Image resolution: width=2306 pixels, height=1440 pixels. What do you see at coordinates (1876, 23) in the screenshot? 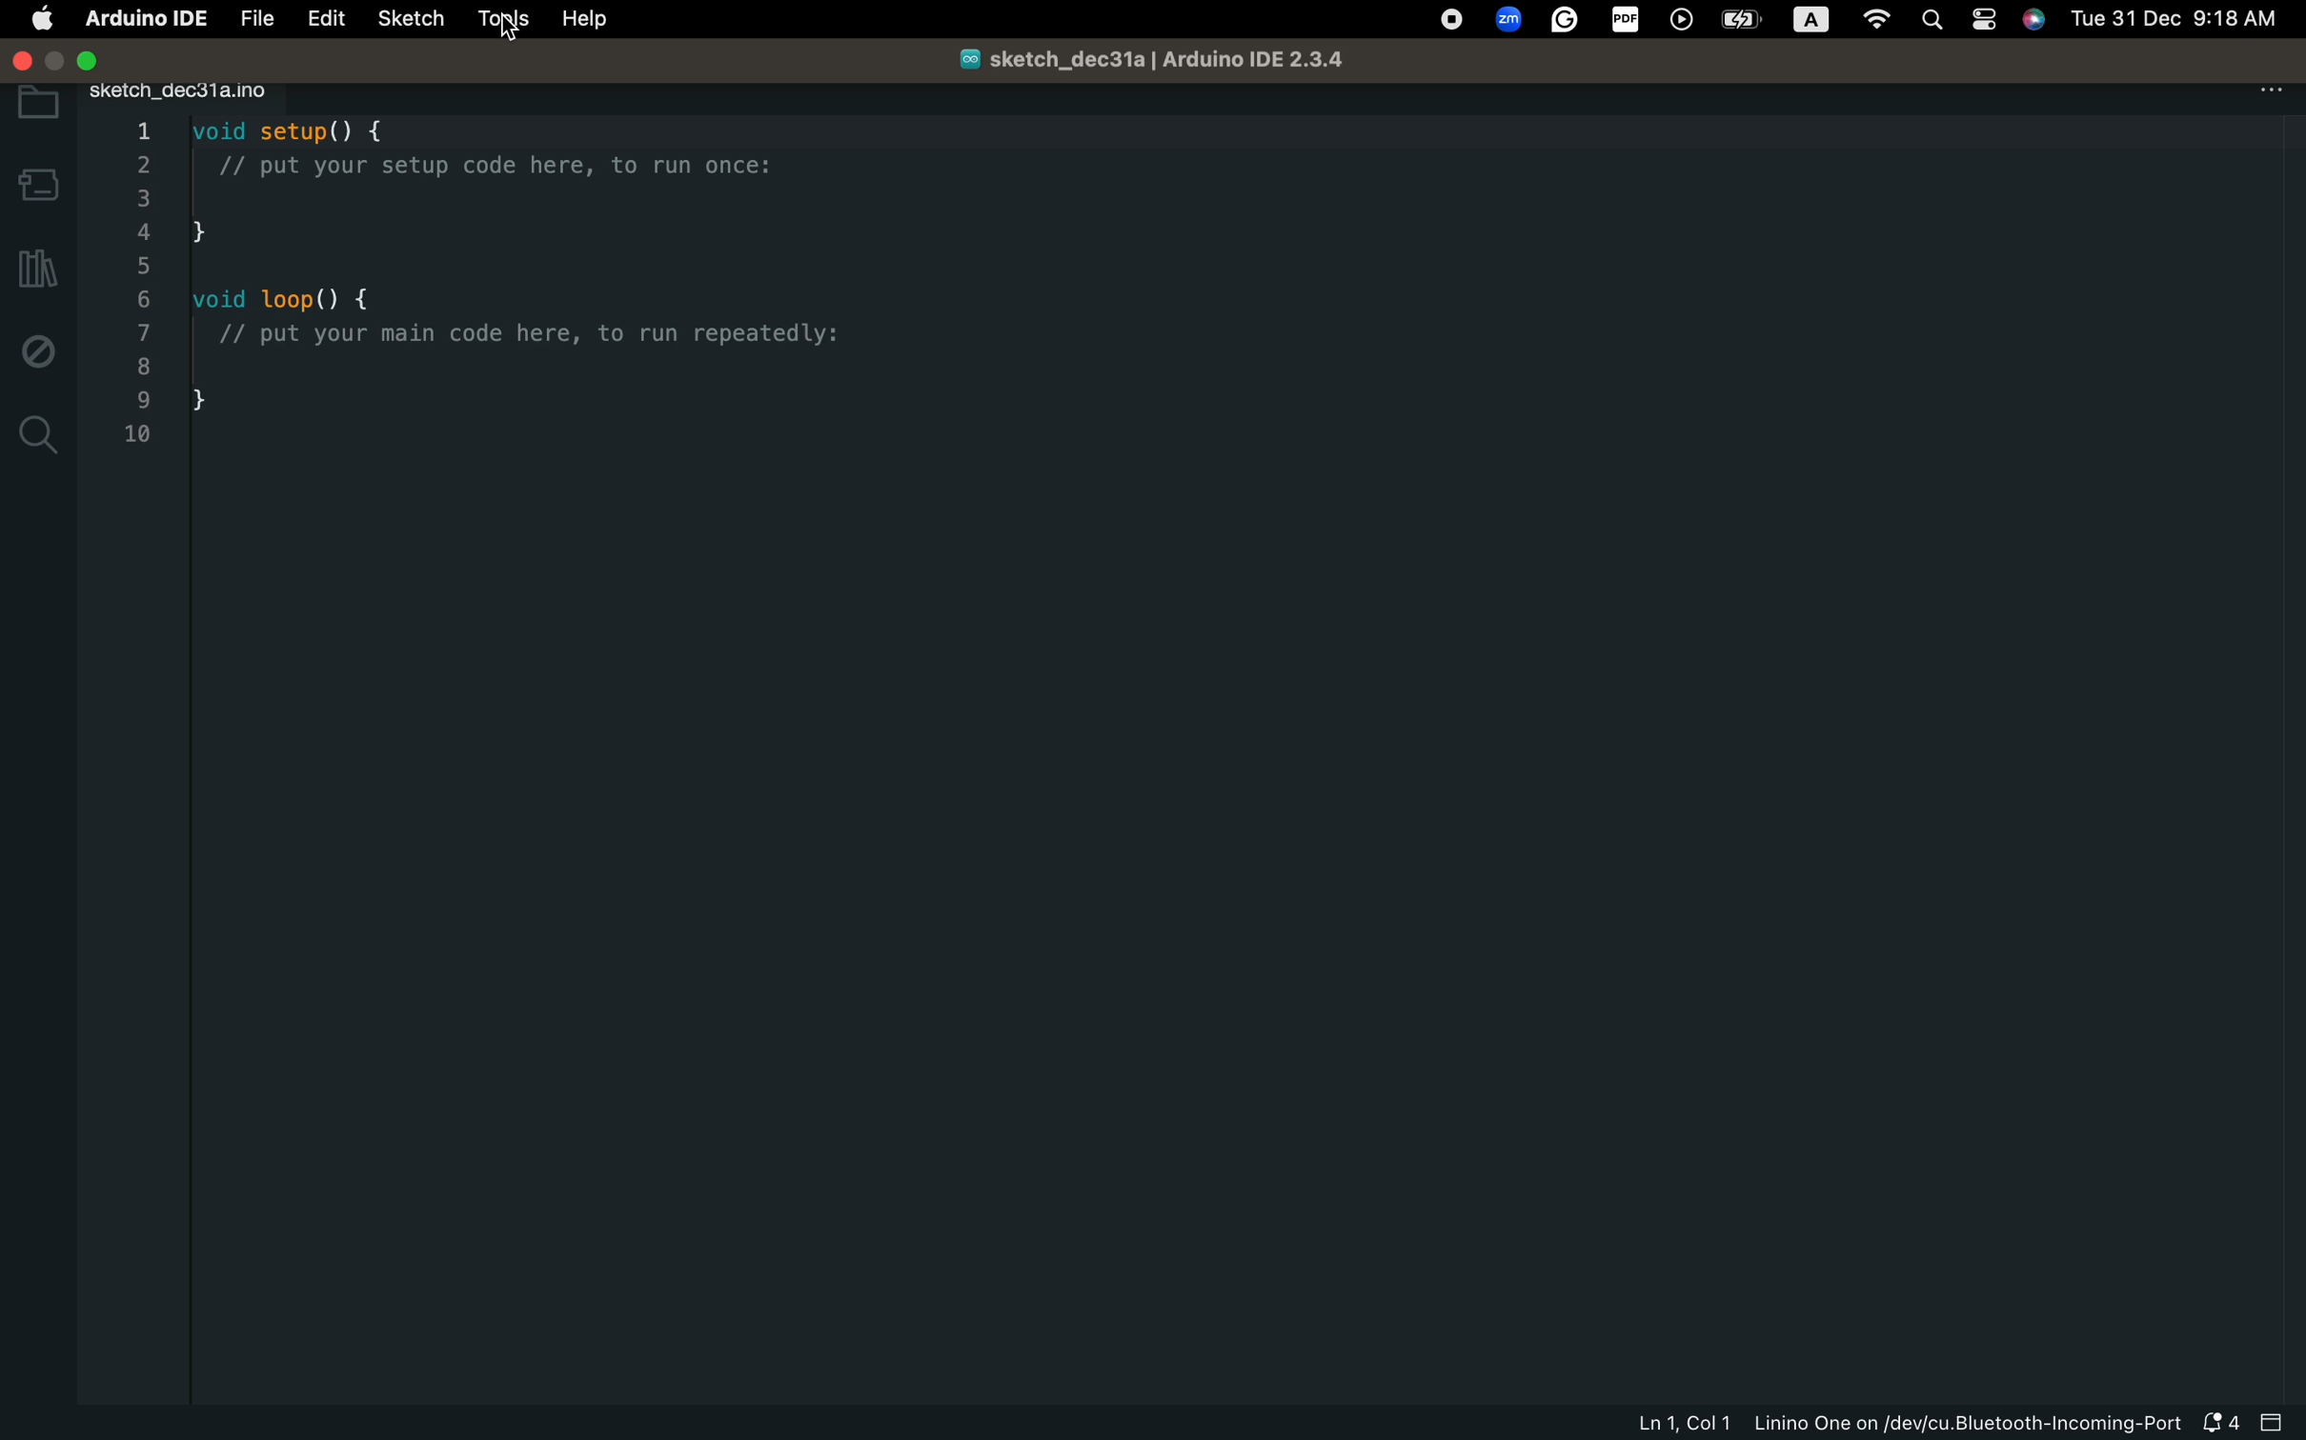
I see `wifi` at bounding box center [1876, 23].